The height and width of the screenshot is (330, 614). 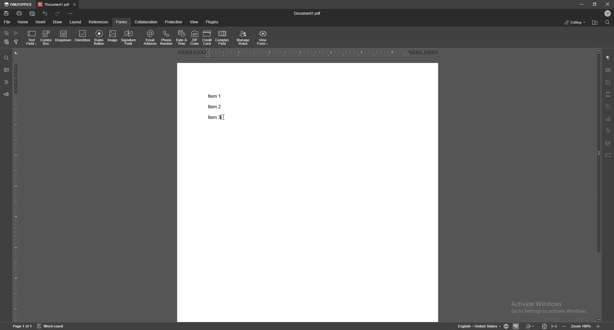 I want to click on view form, so click(x=263, y=38).